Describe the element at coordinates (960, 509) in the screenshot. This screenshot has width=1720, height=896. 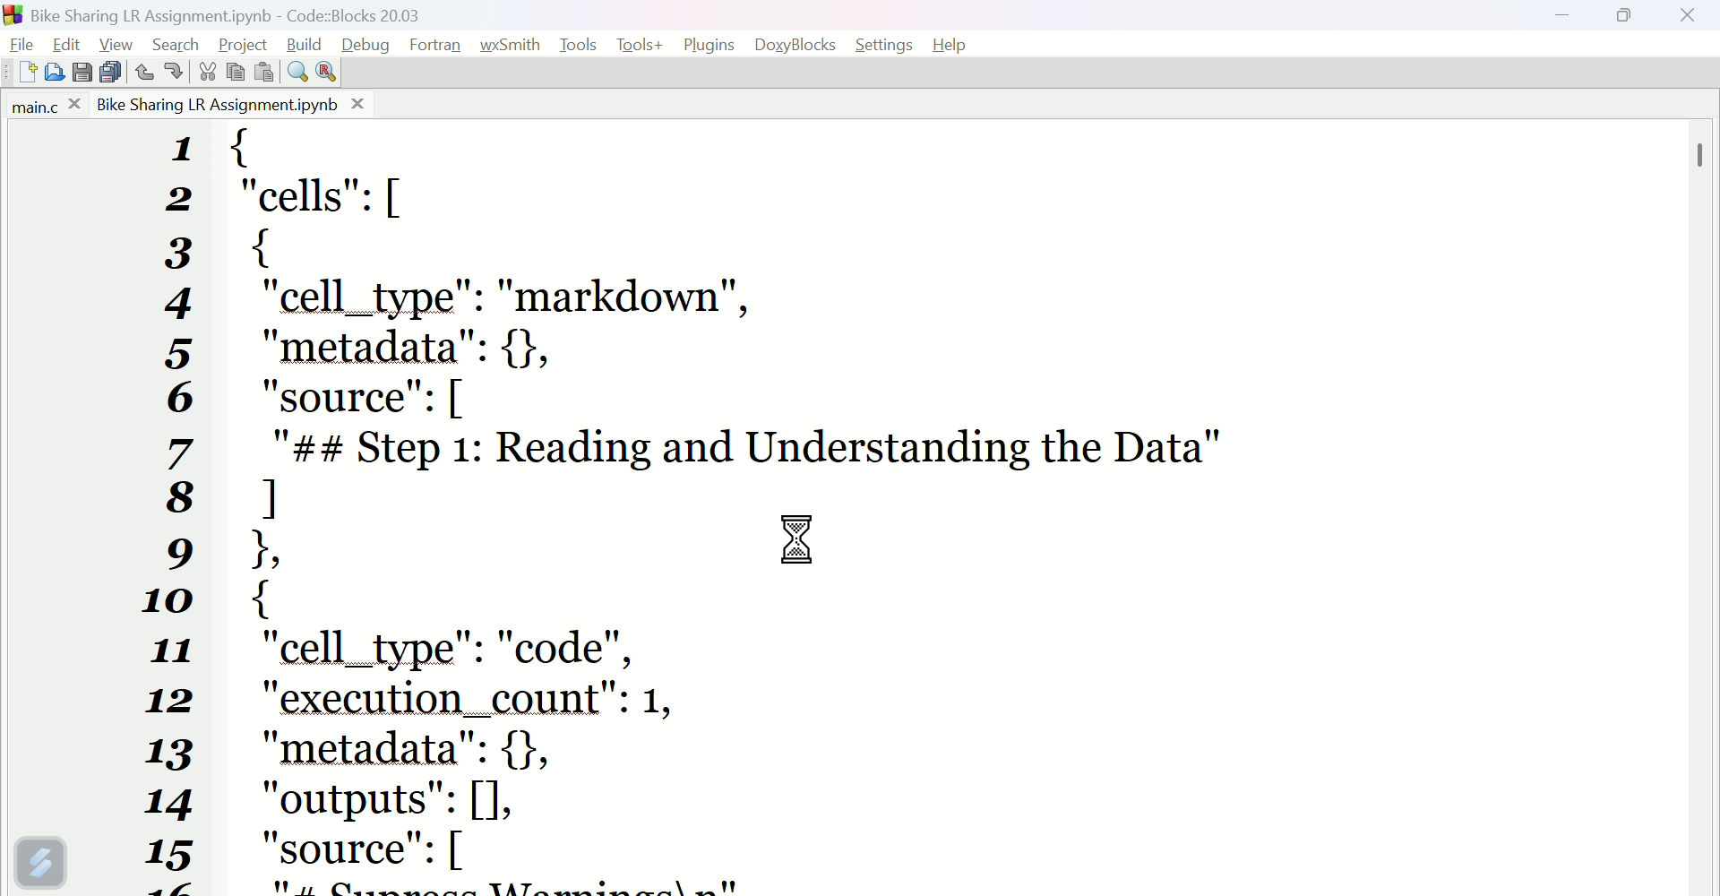
I see `Code` at that location.